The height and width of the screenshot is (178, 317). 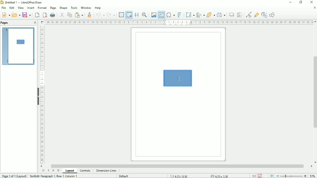 What do you see at coordinates (74, 8) in the screenshot?
I see `Tools` at bounding box center [74, 8].